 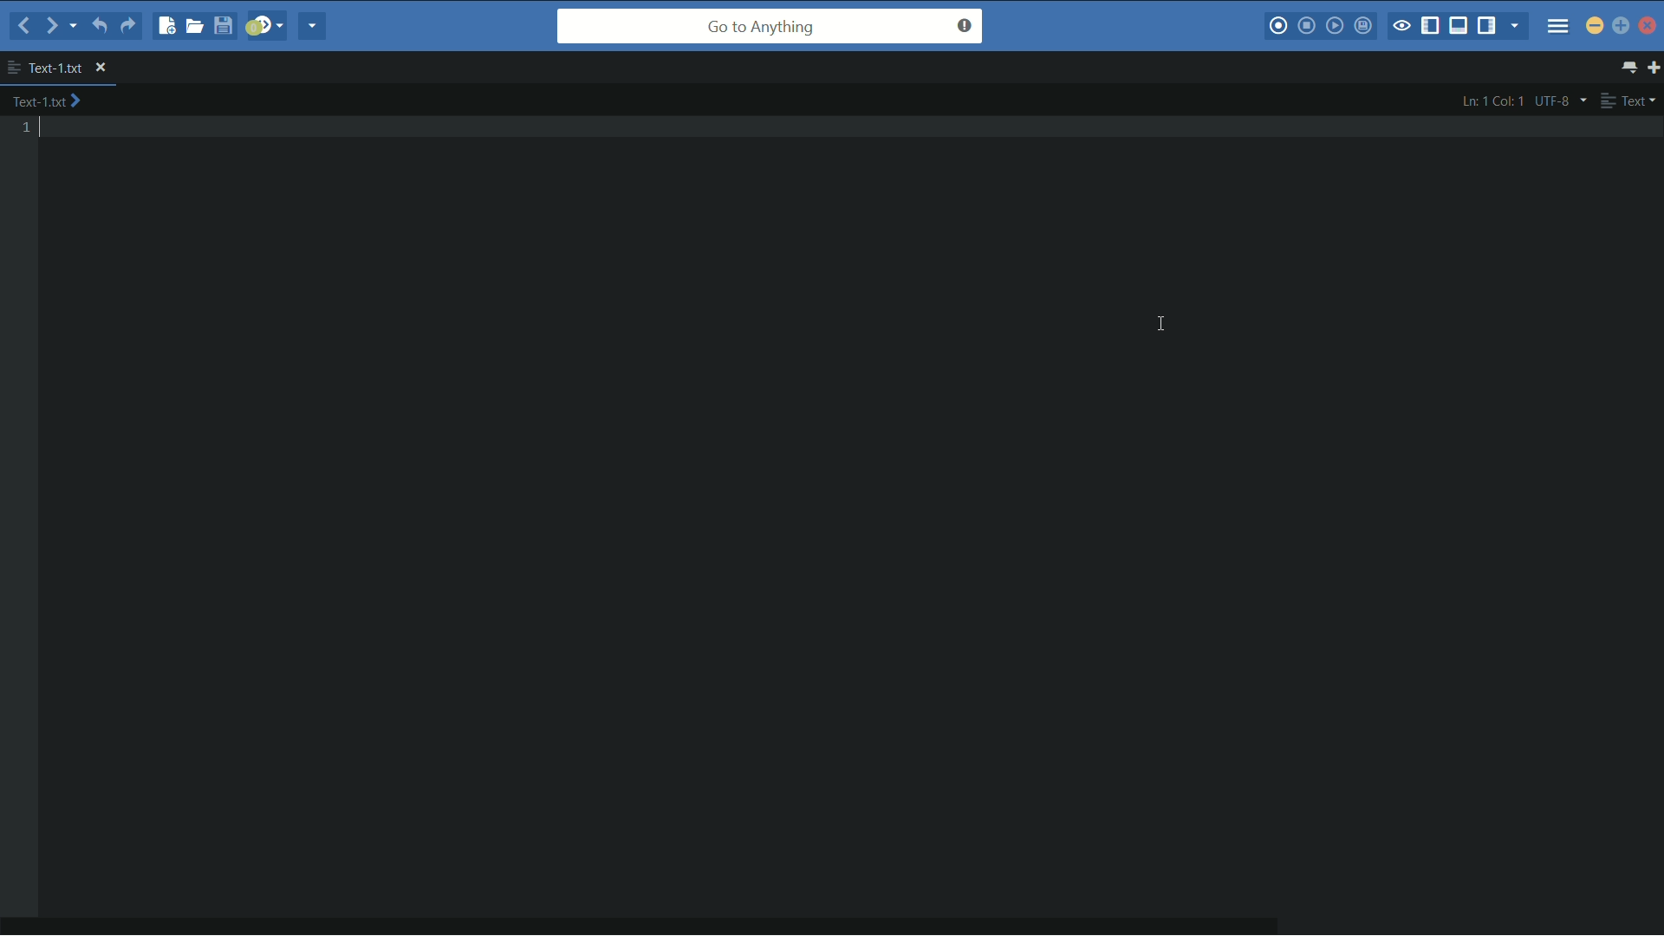 I want to click on utf-8, so click(x=1561, y=101).